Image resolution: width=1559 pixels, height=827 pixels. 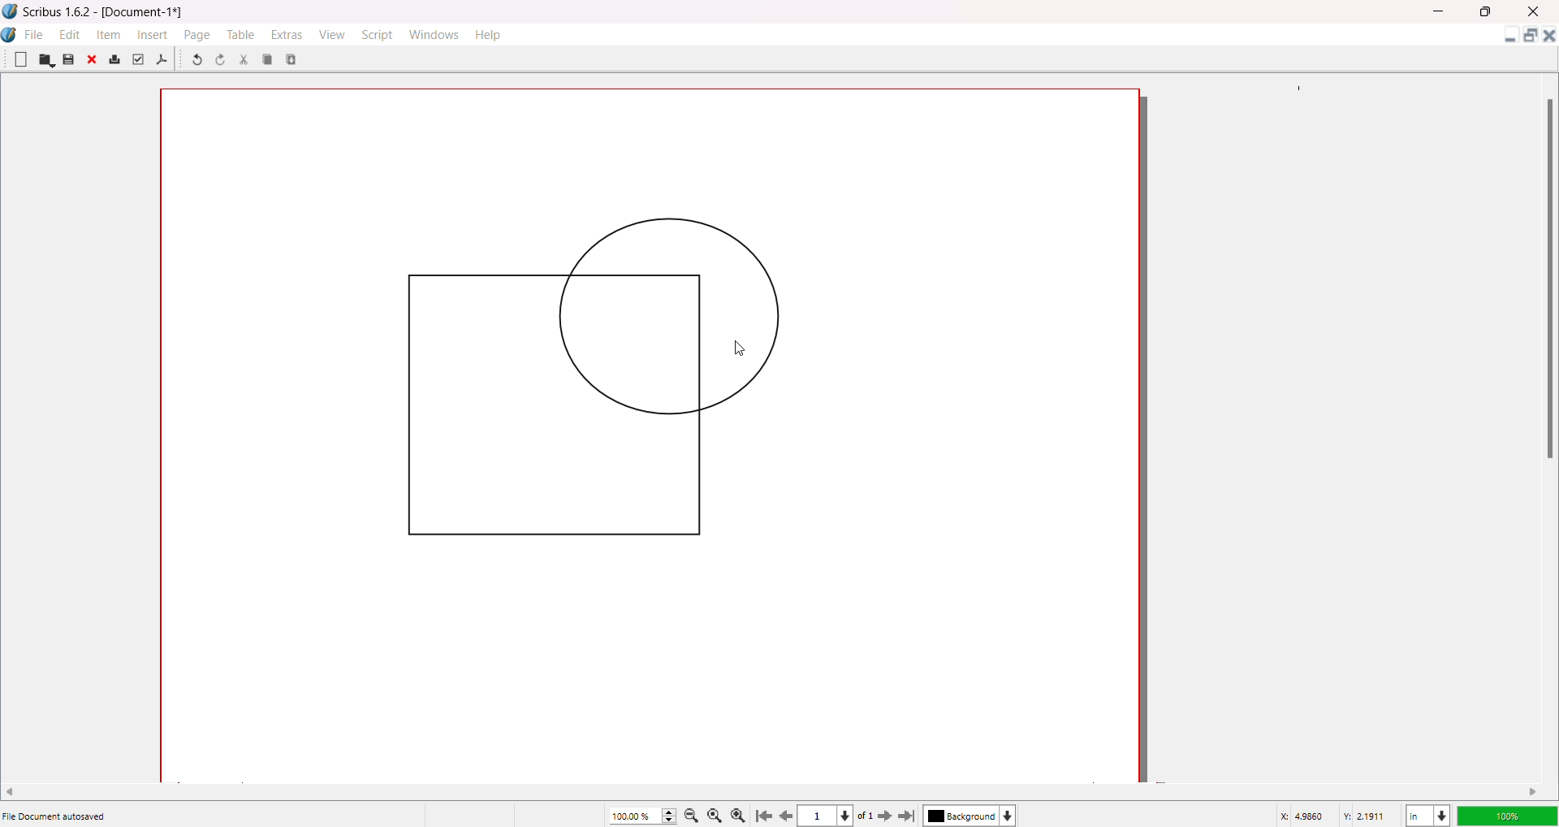 What do you see at coordinates (1549, 38) in the screenshot?
I see `Close Document` at bounding box center [1549, 38].